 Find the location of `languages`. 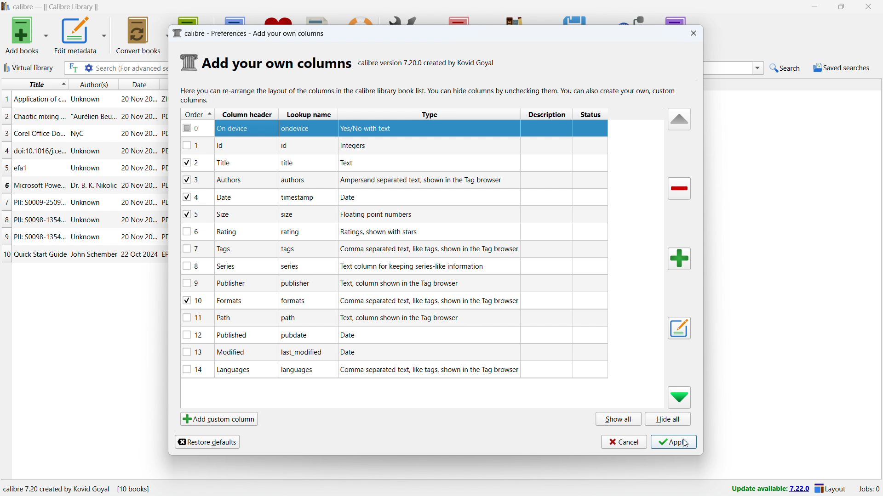

languages is located at coordinates (237, 370).